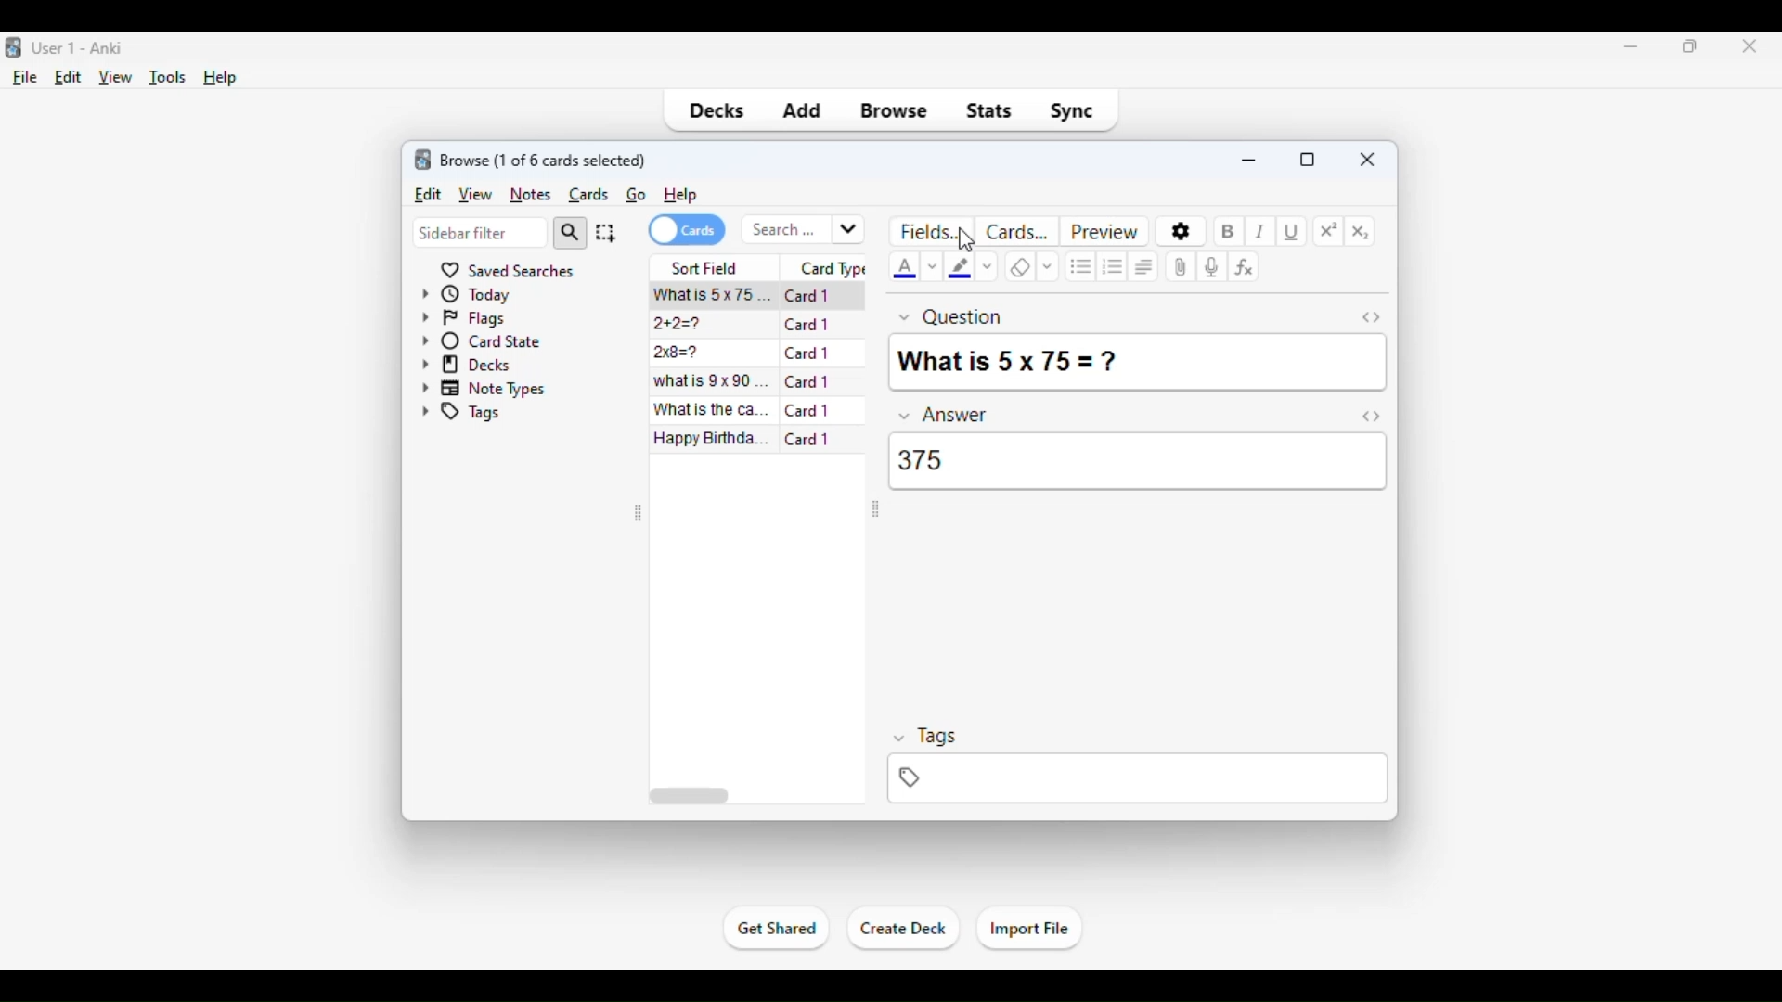 The width and height of the screenshot is (1782, 1002). I want to click on preview, so click(1104, 230).